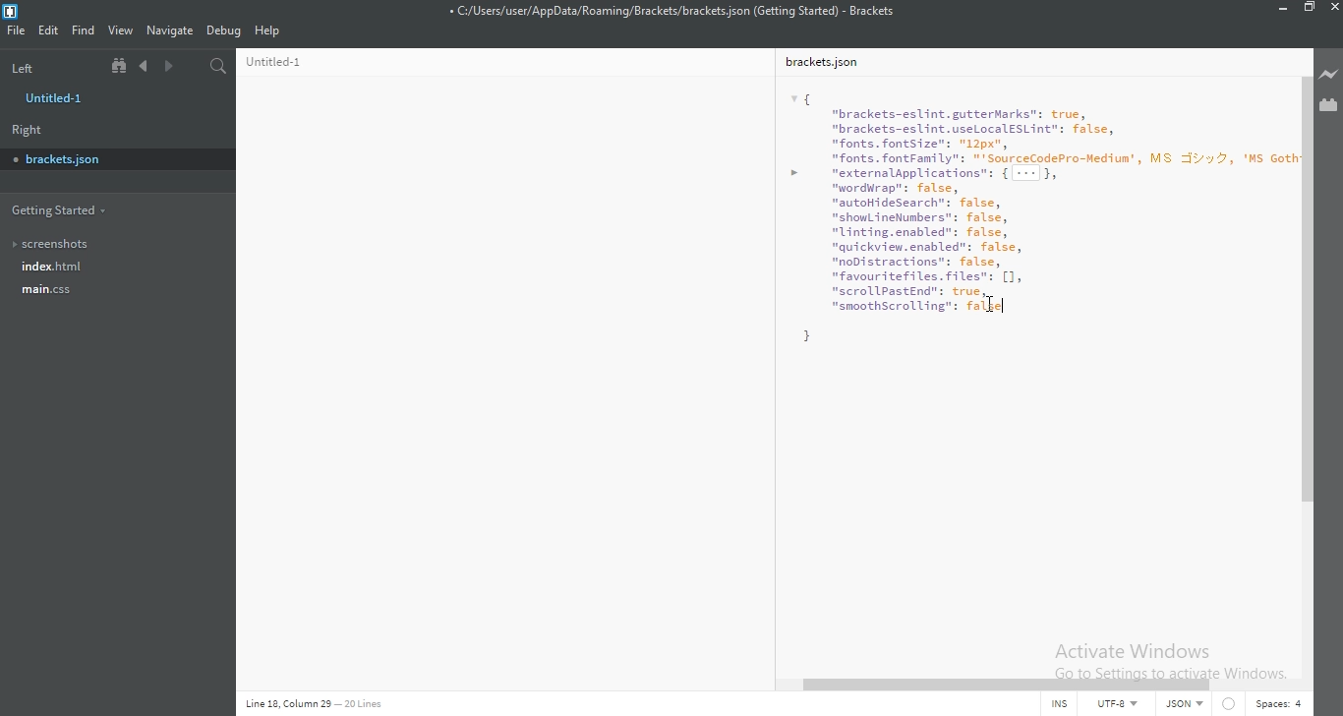 Image resolution: width=1343 pixels, height=716 pixels. I want to click on Show file tree, so click(121, 66).